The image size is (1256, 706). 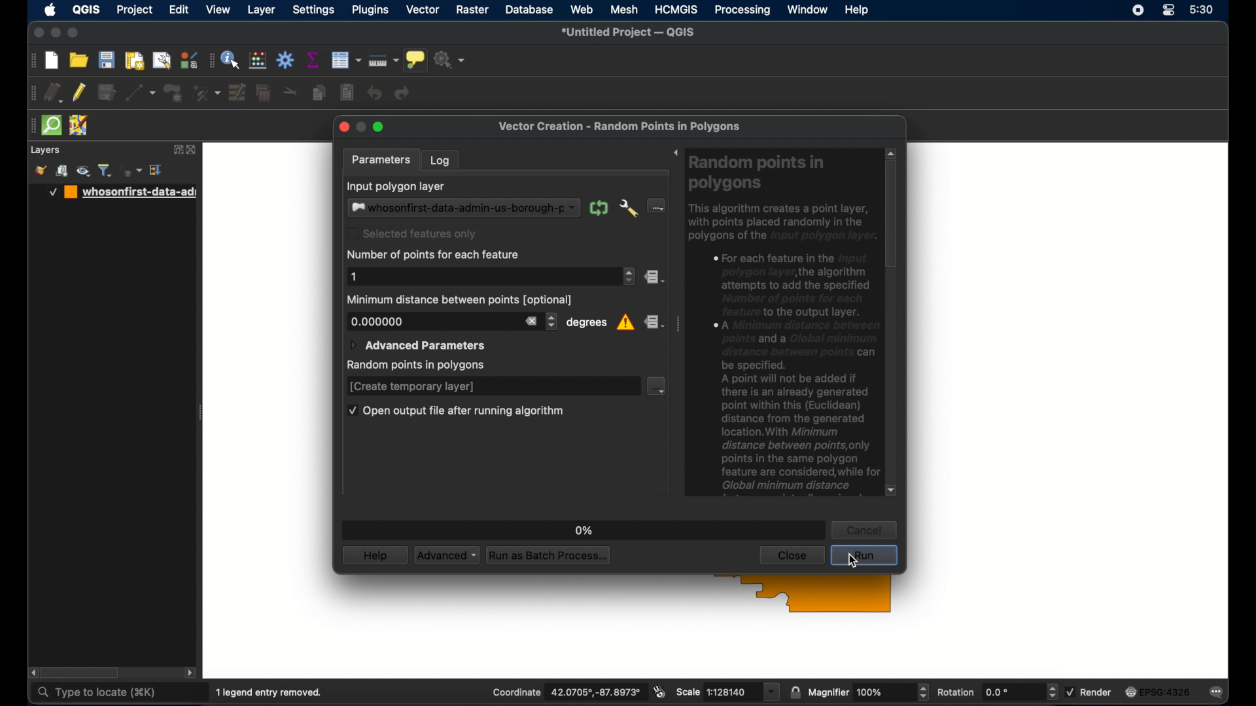 What do you see at coordinates (792, 556) in the screenshot?
I see `close` at bounding box center [792, 556].